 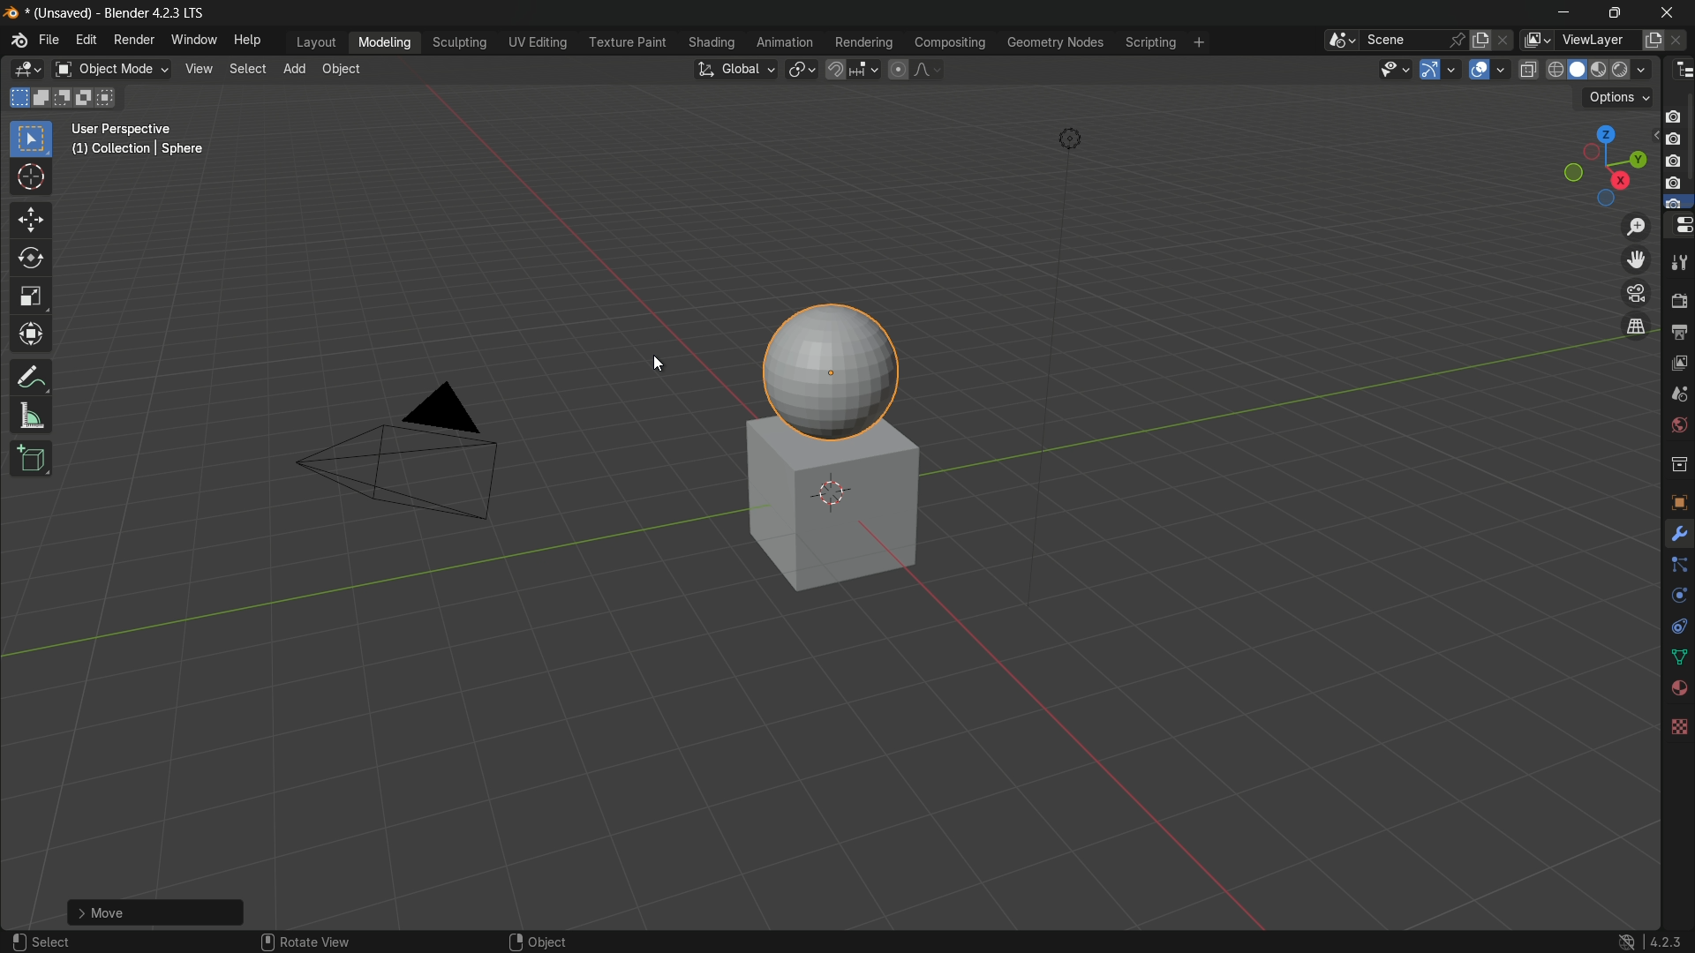 I want to click on output, so click(x=1678, y=330).